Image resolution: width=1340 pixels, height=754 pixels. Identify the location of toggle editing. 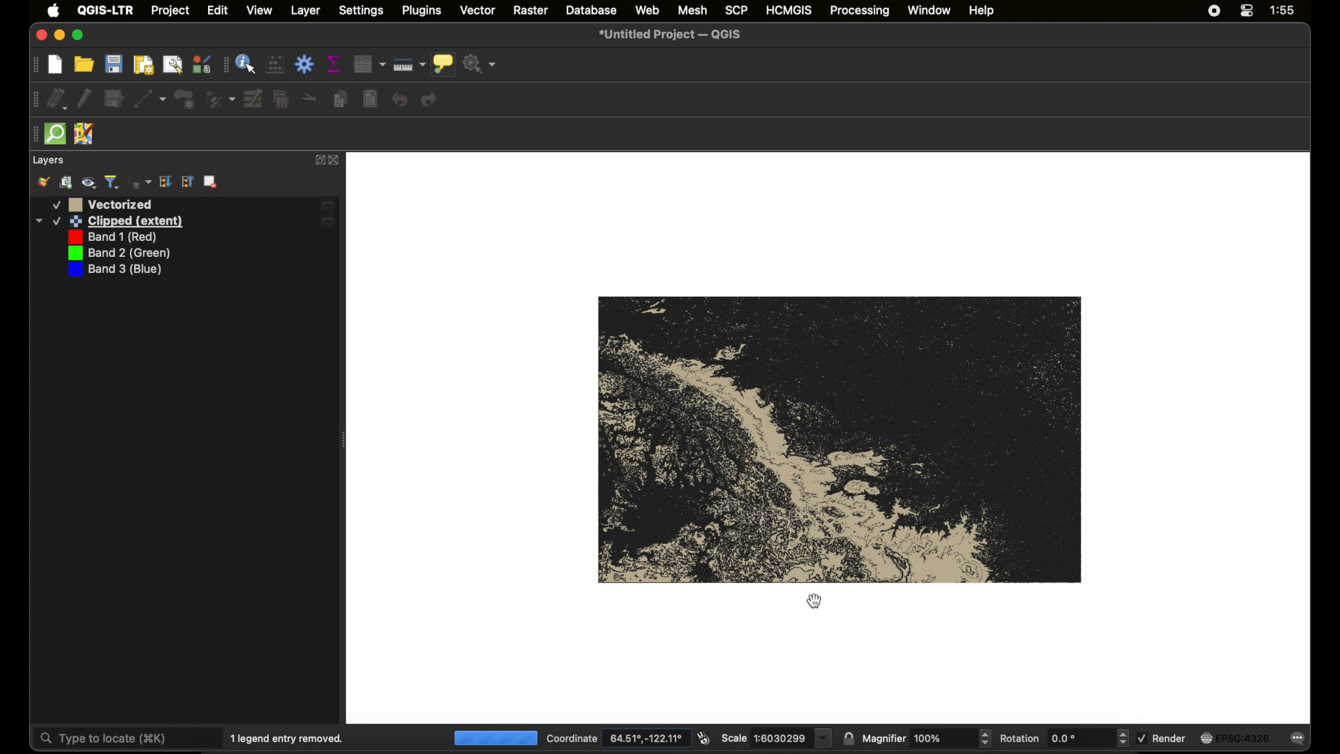
(84, 99).